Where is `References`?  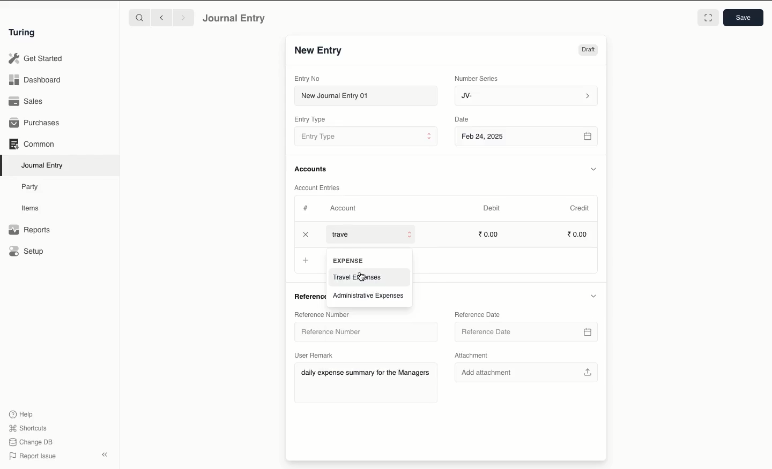 References is located at coordinates (308, 296).